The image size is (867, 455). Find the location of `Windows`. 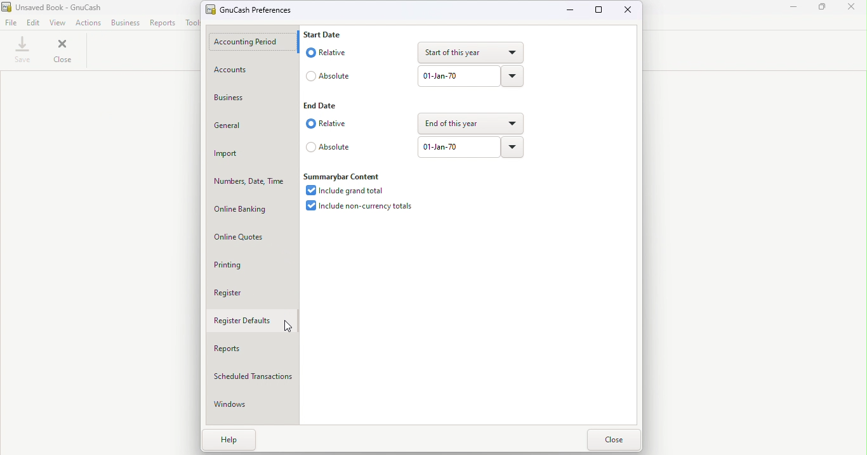

Windows is located at coordinates (248, 404).